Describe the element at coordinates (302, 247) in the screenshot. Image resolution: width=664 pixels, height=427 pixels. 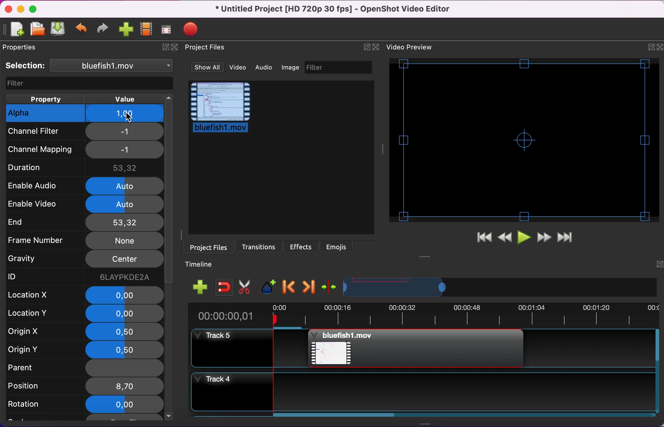
I see `effects` at that location.